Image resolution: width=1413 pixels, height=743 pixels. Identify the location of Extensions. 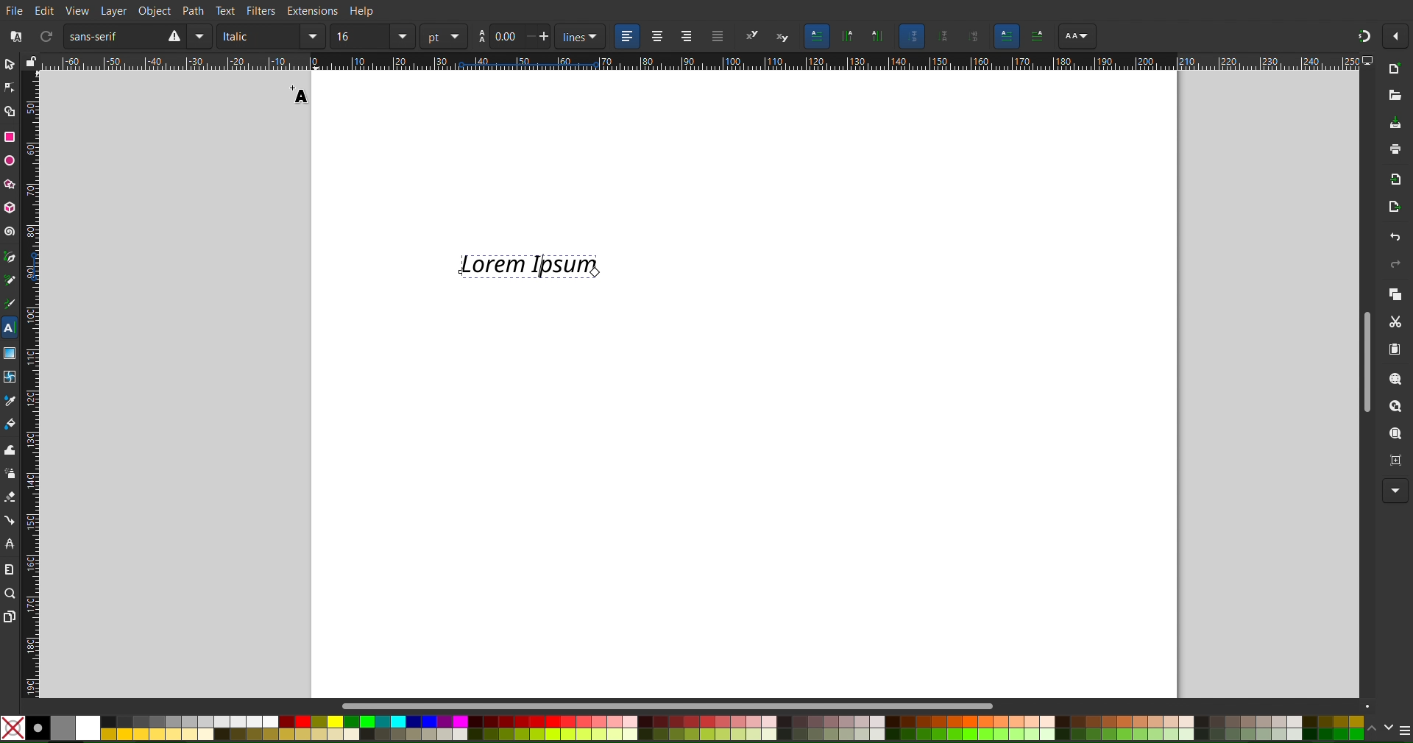
(311, 10).